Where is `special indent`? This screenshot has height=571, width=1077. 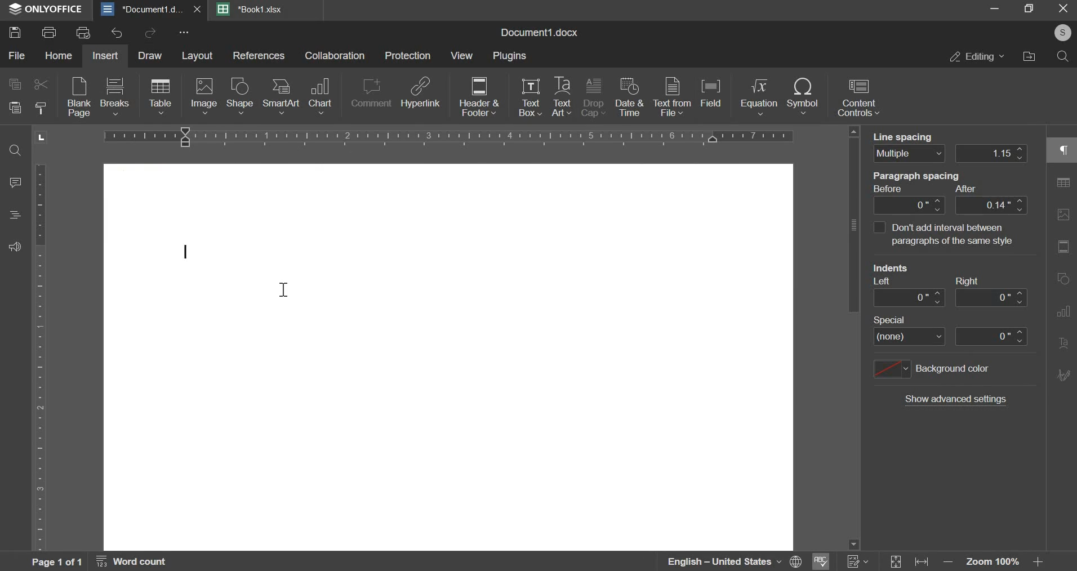
special indent is located at coordinates (910, 337).